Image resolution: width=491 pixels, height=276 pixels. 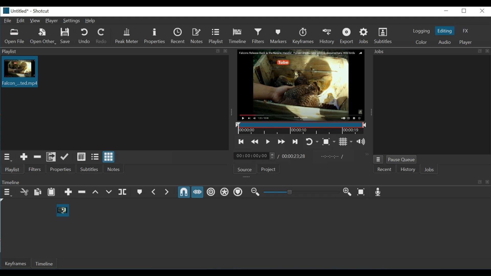 What do you see at coordinates (255, 192) in the screenshot?
I see `Zoom timeline out` at bounding box center [255, 192].